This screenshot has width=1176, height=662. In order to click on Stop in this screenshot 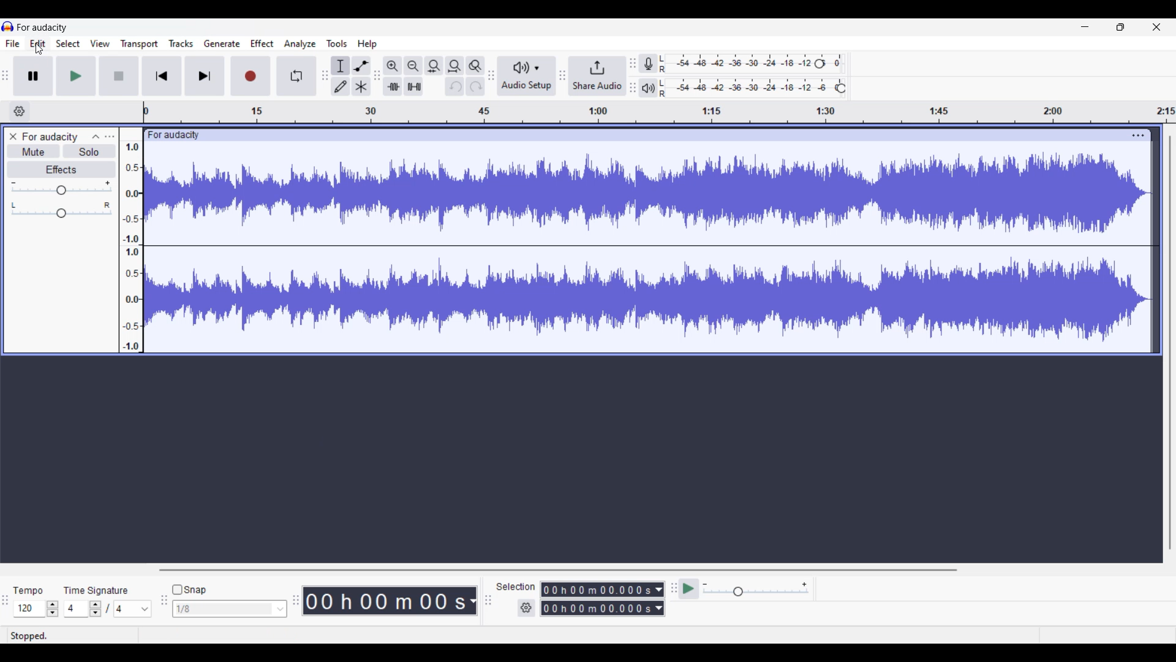, I will do `click(118, 76)`.